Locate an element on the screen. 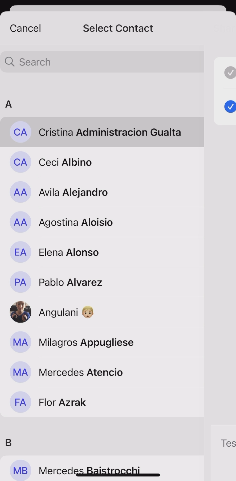 The height and width of the screenshot is (481, 236). search is located at coordinates (104, 64).